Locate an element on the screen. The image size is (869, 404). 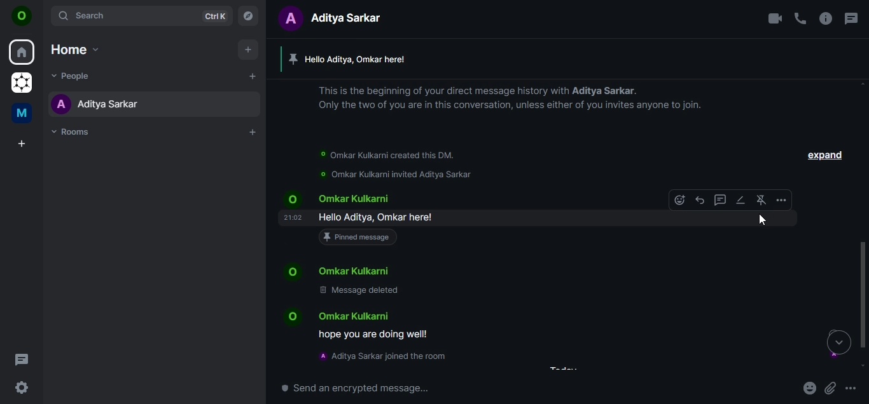
more options is located at coordinates (851, 388).